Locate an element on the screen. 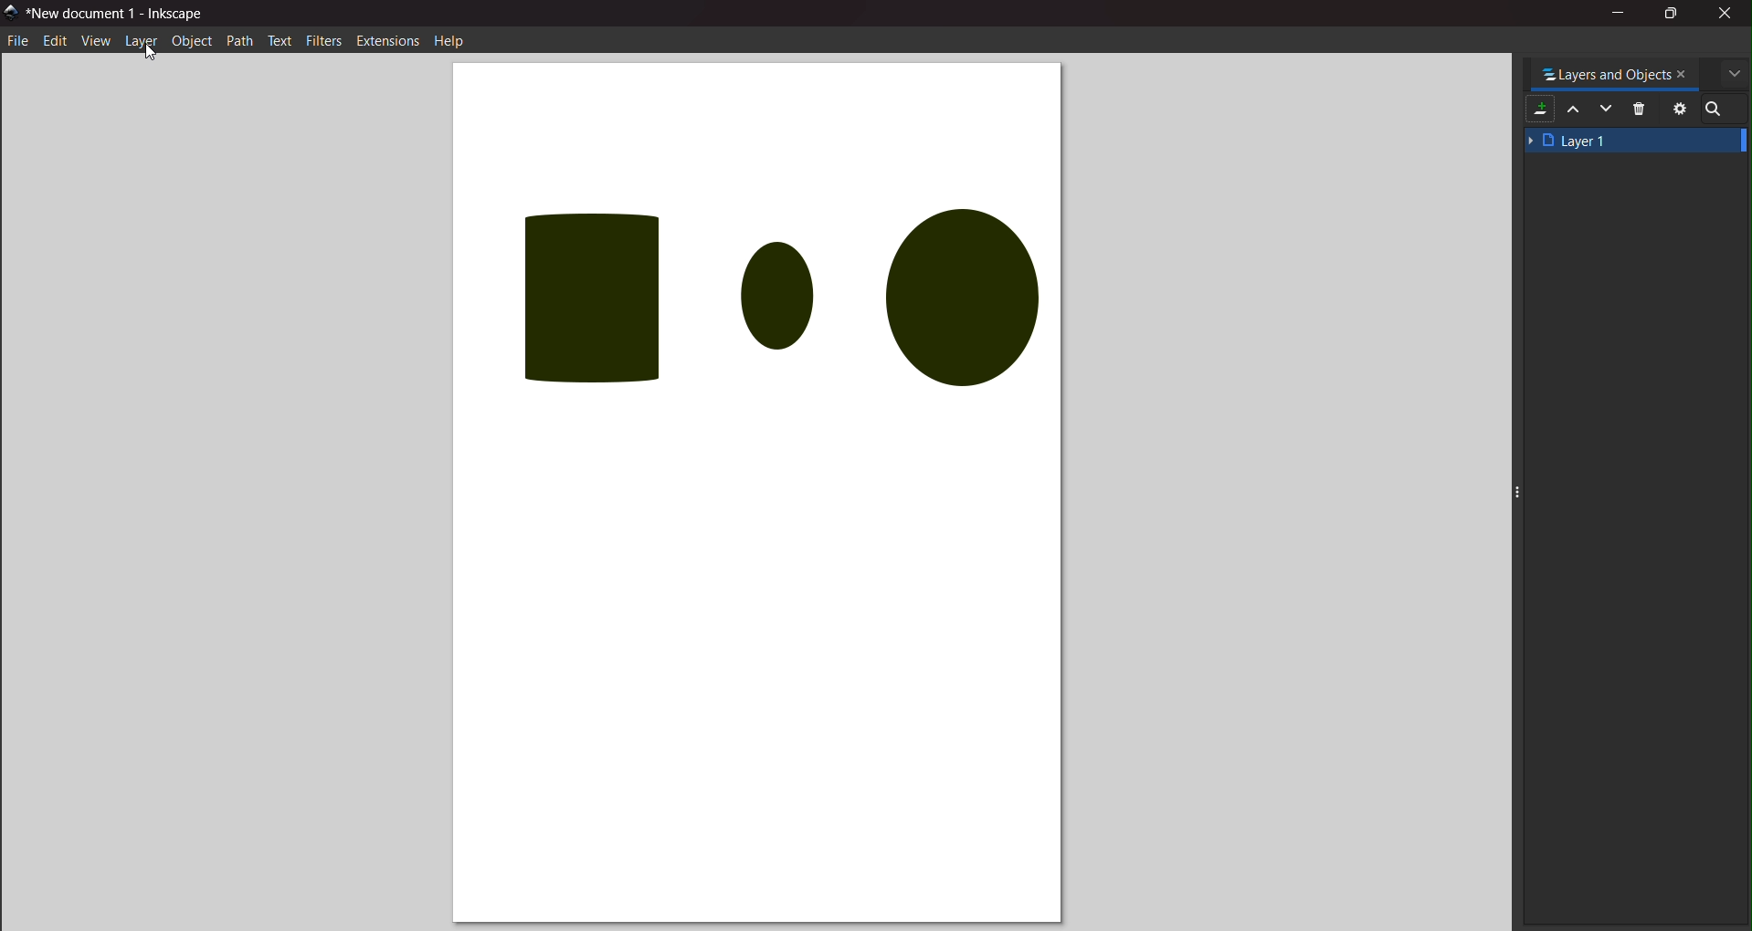 The height and width of the screenshot is (931, 1752). title is located at coordinates (121, 16).